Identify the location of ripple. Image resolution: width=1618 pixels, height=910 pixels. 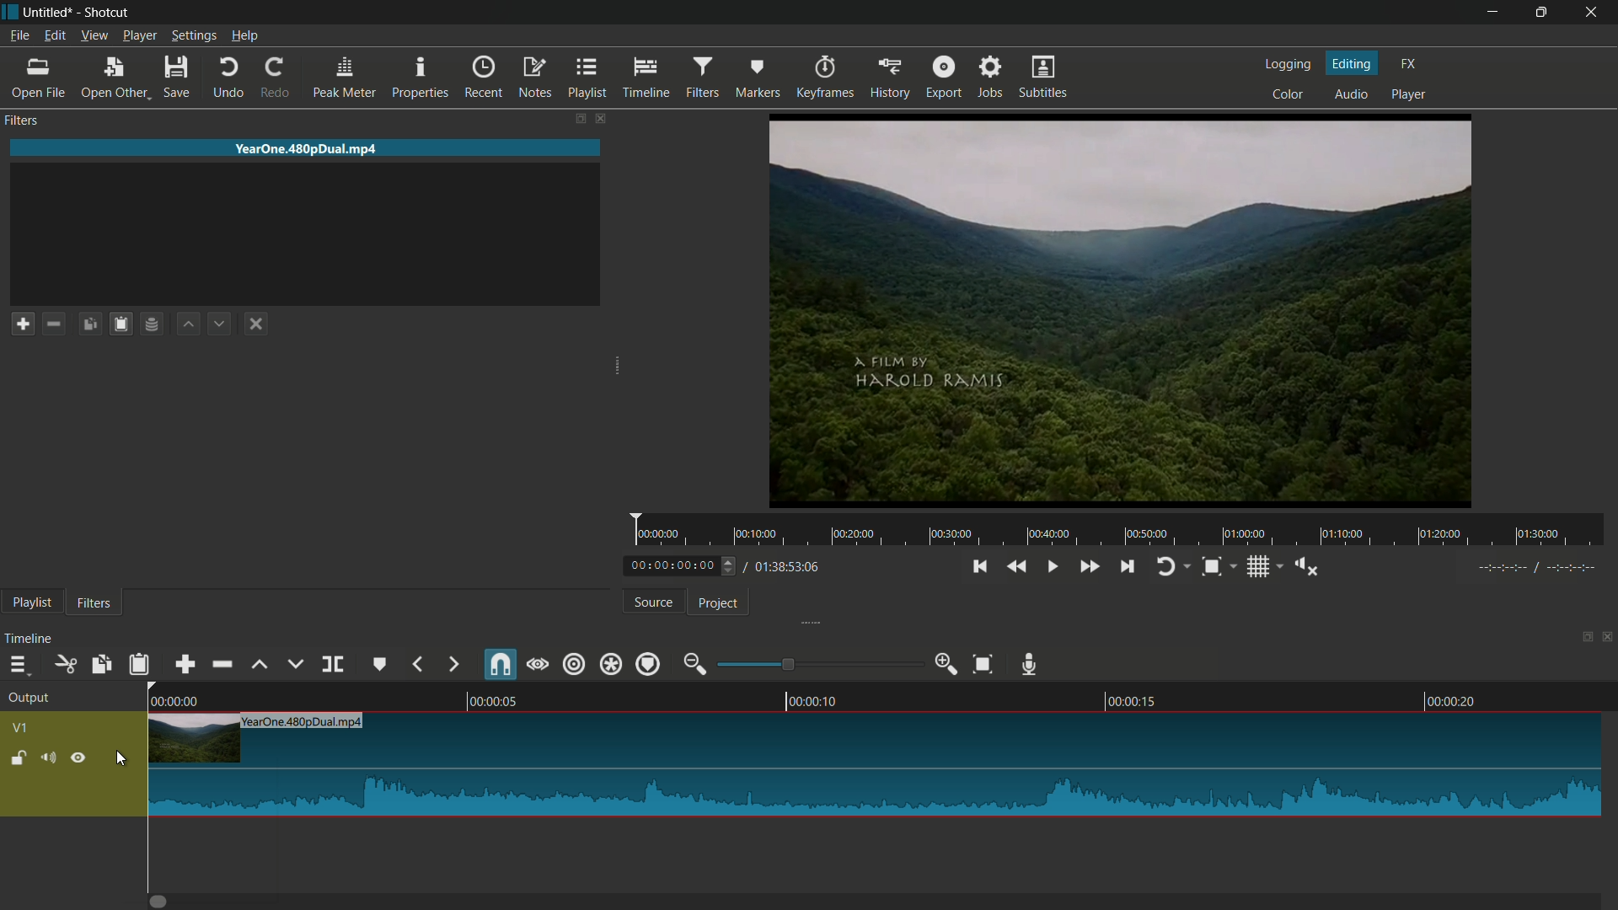
(576, 665).